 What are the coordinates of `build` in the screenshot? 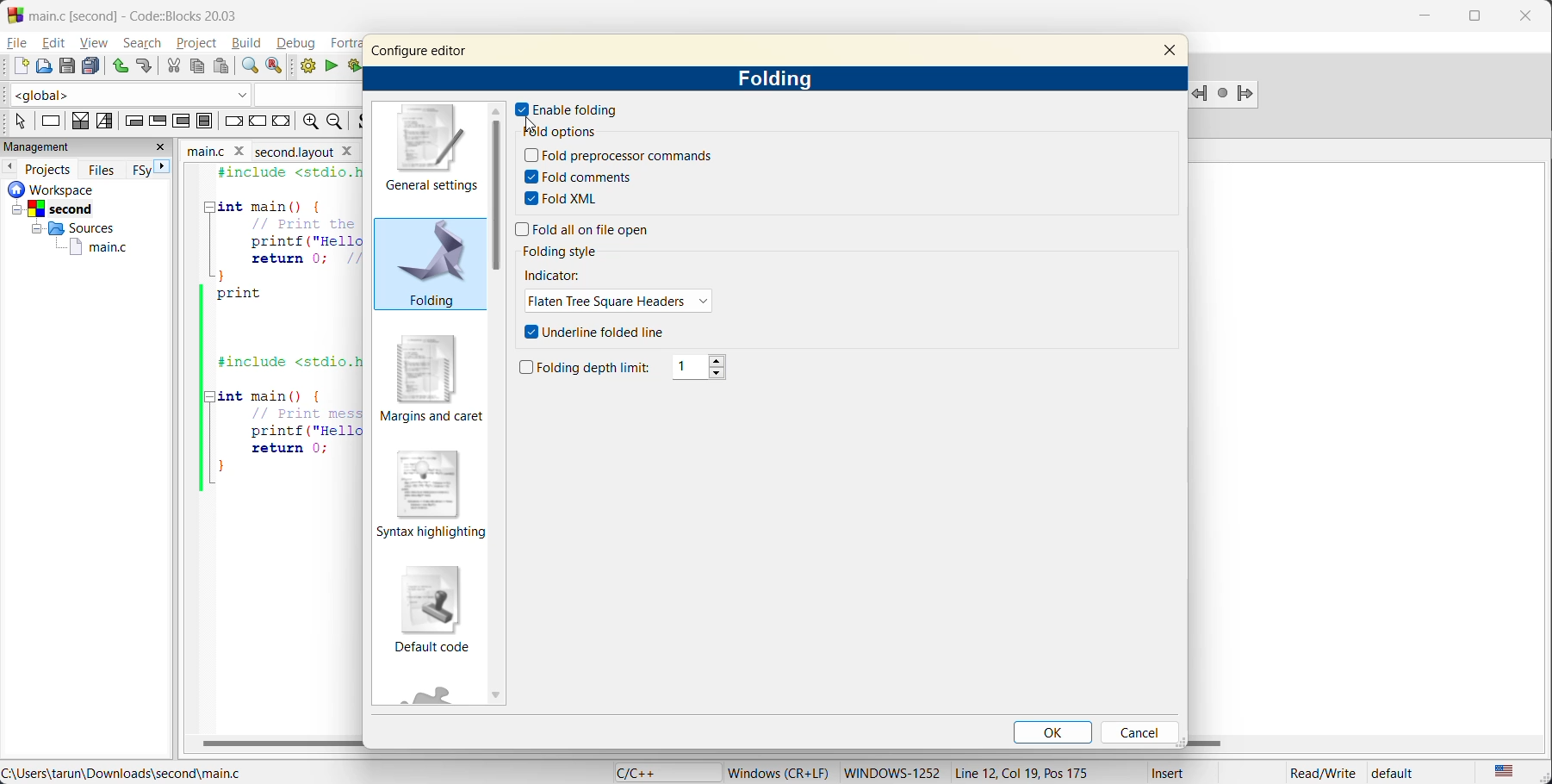 It's located at (247, 42).